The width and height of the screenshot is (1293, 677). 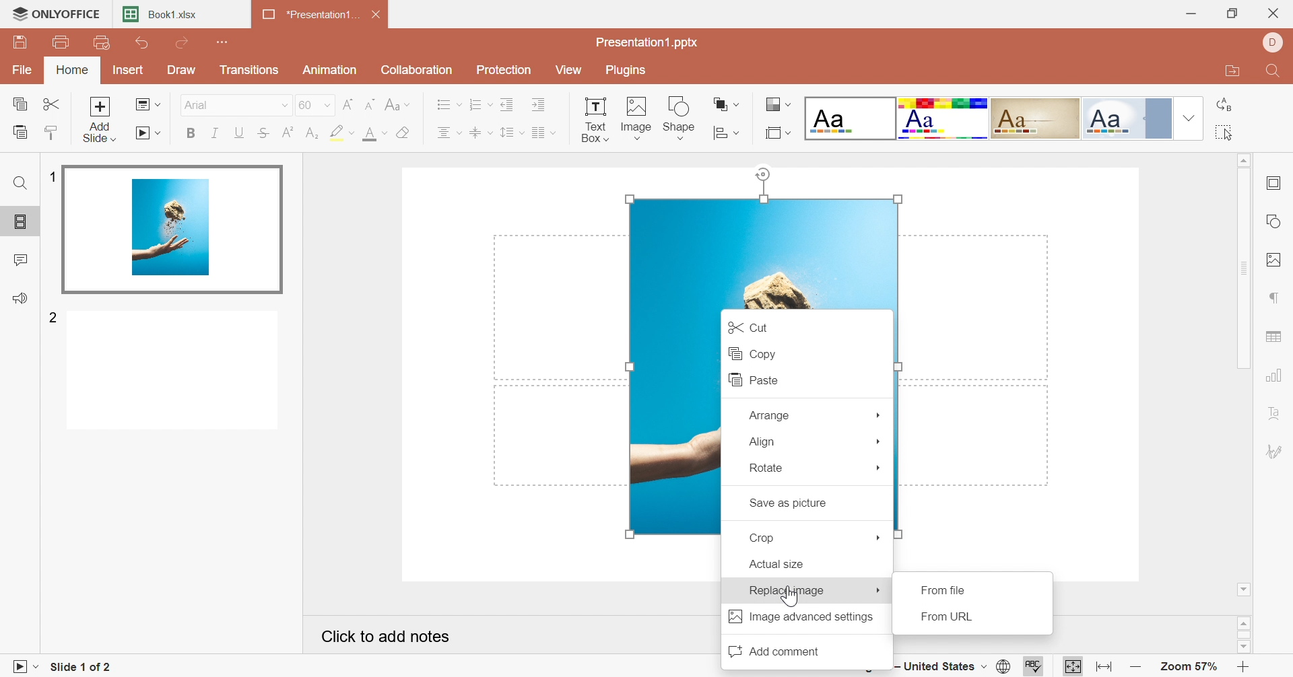 I want to click on Text art settings, so click(x=1277, y=413).